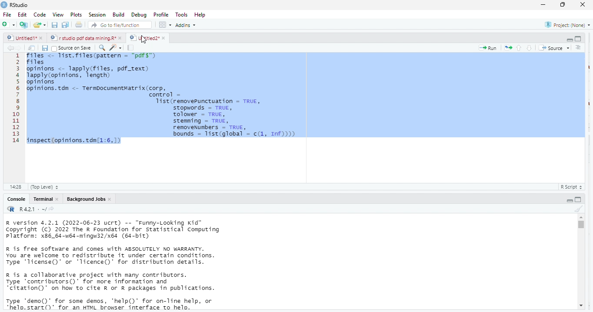  What do you see at coordinates (115, 47) in the screenshot?
I see `code tools` at bounding box center [115, 47].